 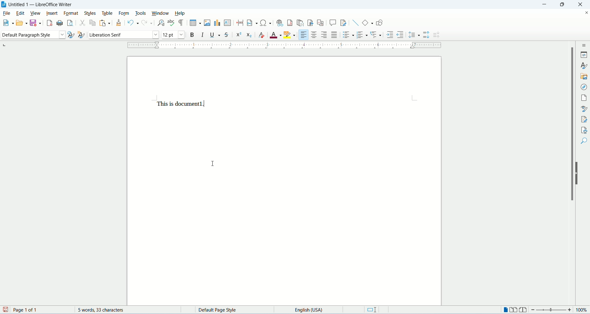 What do you see at coordinates (583, 77) in the screenshot?
I see `gallery` at bounding box center [583, 77].